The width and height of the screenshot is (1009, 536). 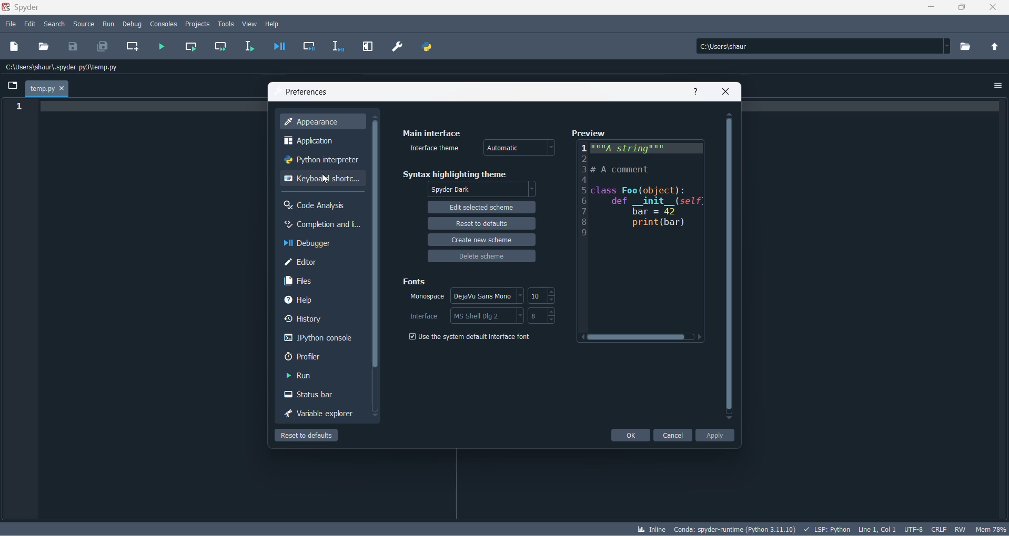 What do you see at coordinates (631, 436) in the screenshot?
I see `ok` at bounding box center [631, 436].